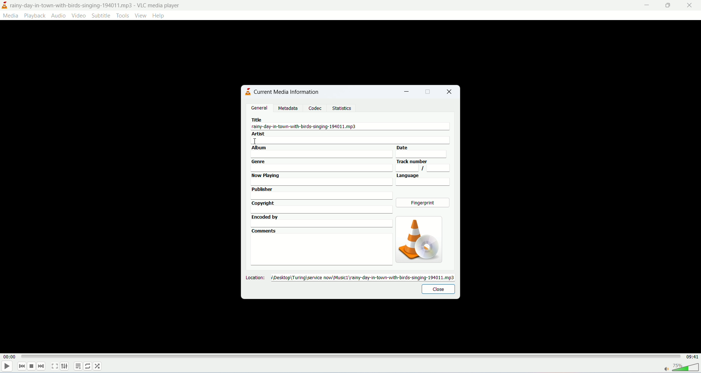 This screenshot has width=701, height=373. What do you see at coordinates (418, 239) in the screenshot?
I see `image` at bounding box center [418, 239].